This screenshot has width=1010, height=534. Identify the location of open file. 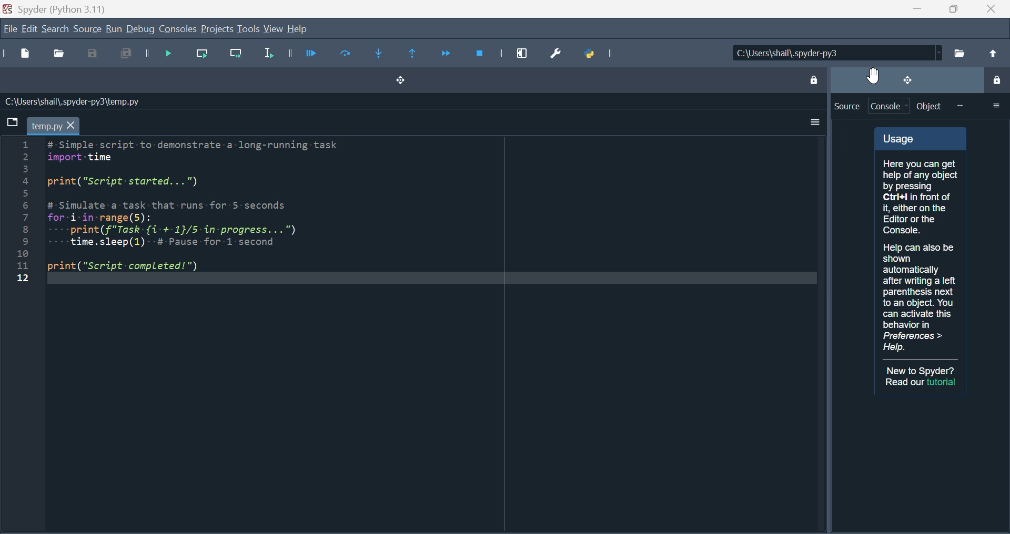
(61, 55).